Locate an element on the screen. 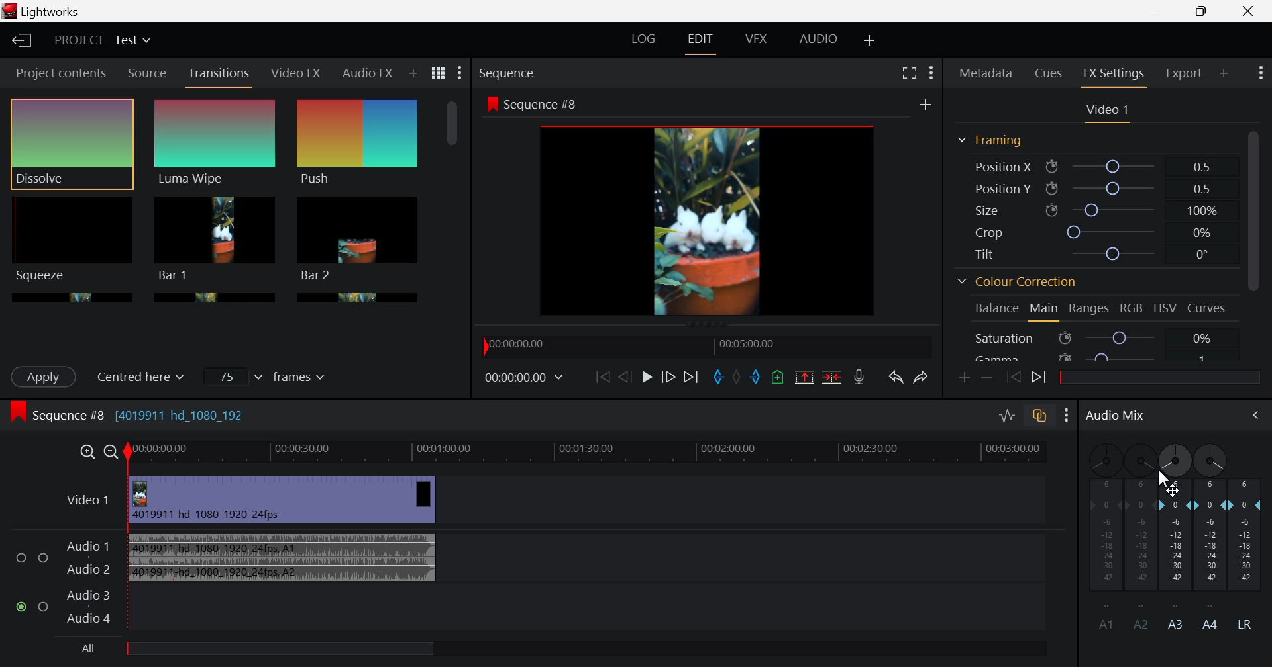  Sequence Preview Screen is located at coordinates (710, 208).